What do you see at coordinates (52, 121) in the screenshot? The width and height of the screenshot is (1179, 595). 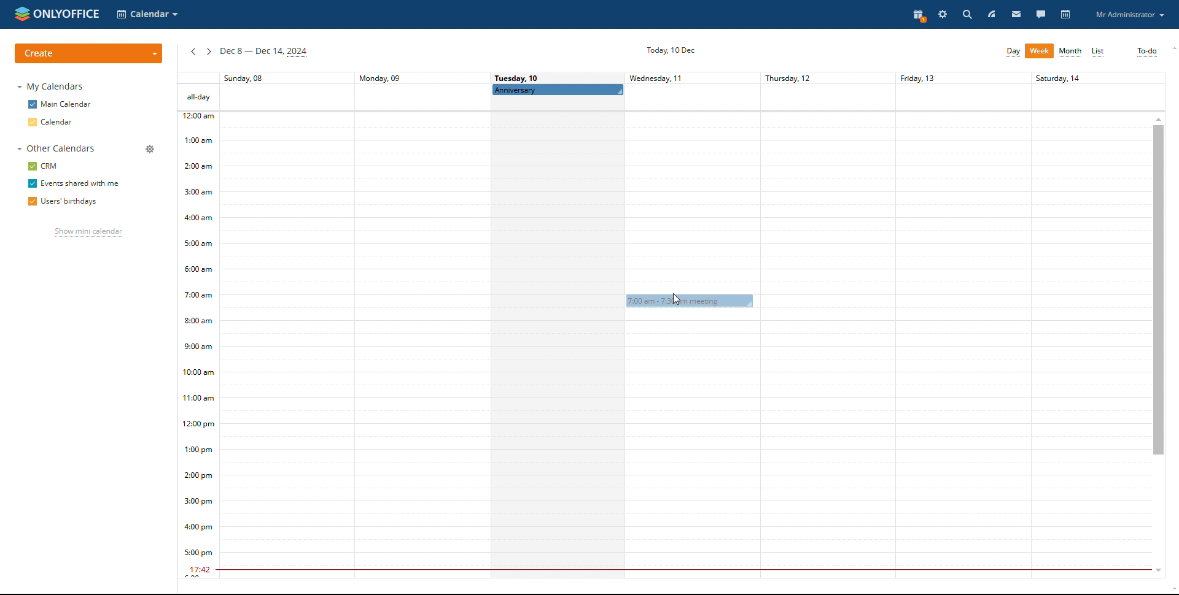 I see `calendar` at bounding box center [52, 121].